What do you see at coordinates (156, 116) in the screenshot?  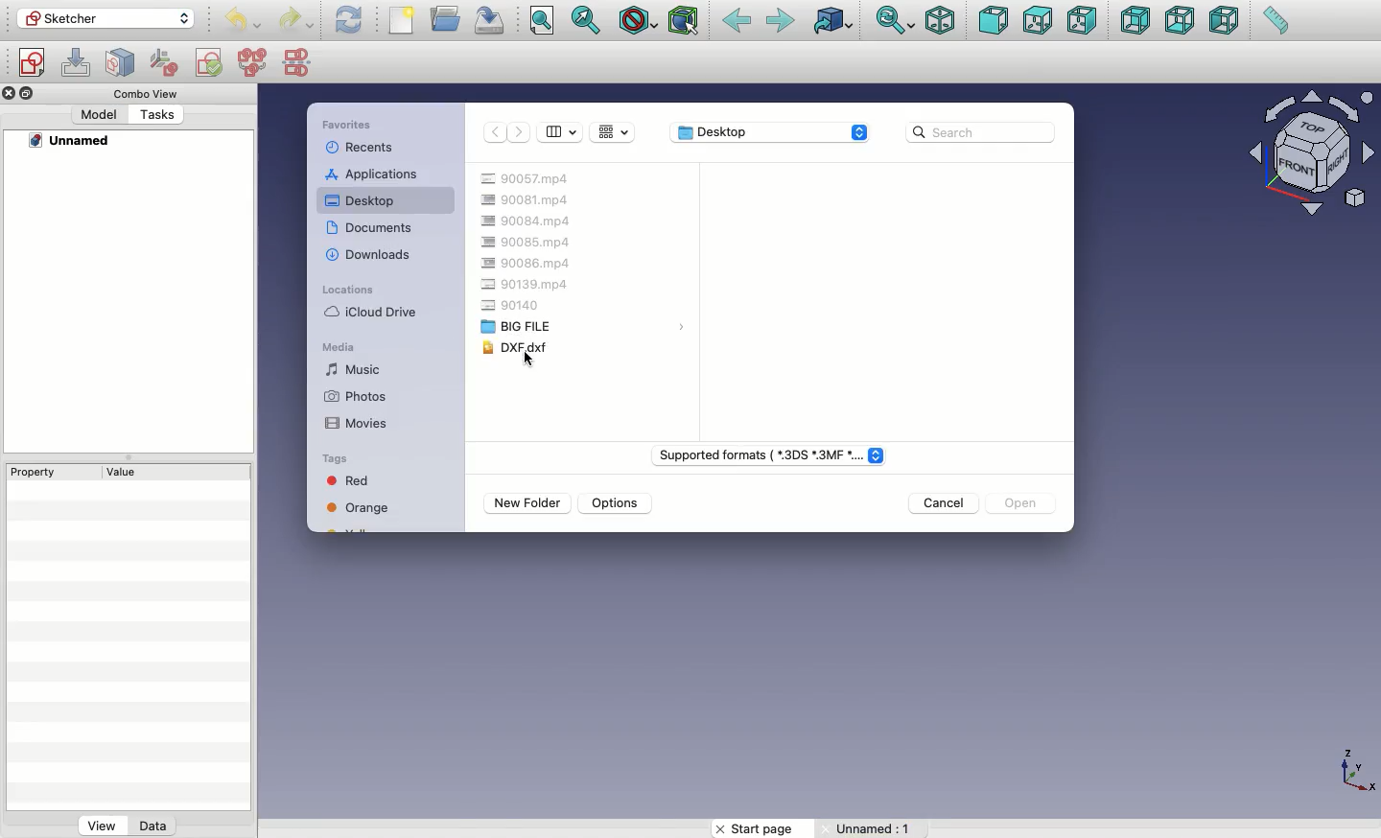 I see `Tasks` at bounding box center [156, 116].